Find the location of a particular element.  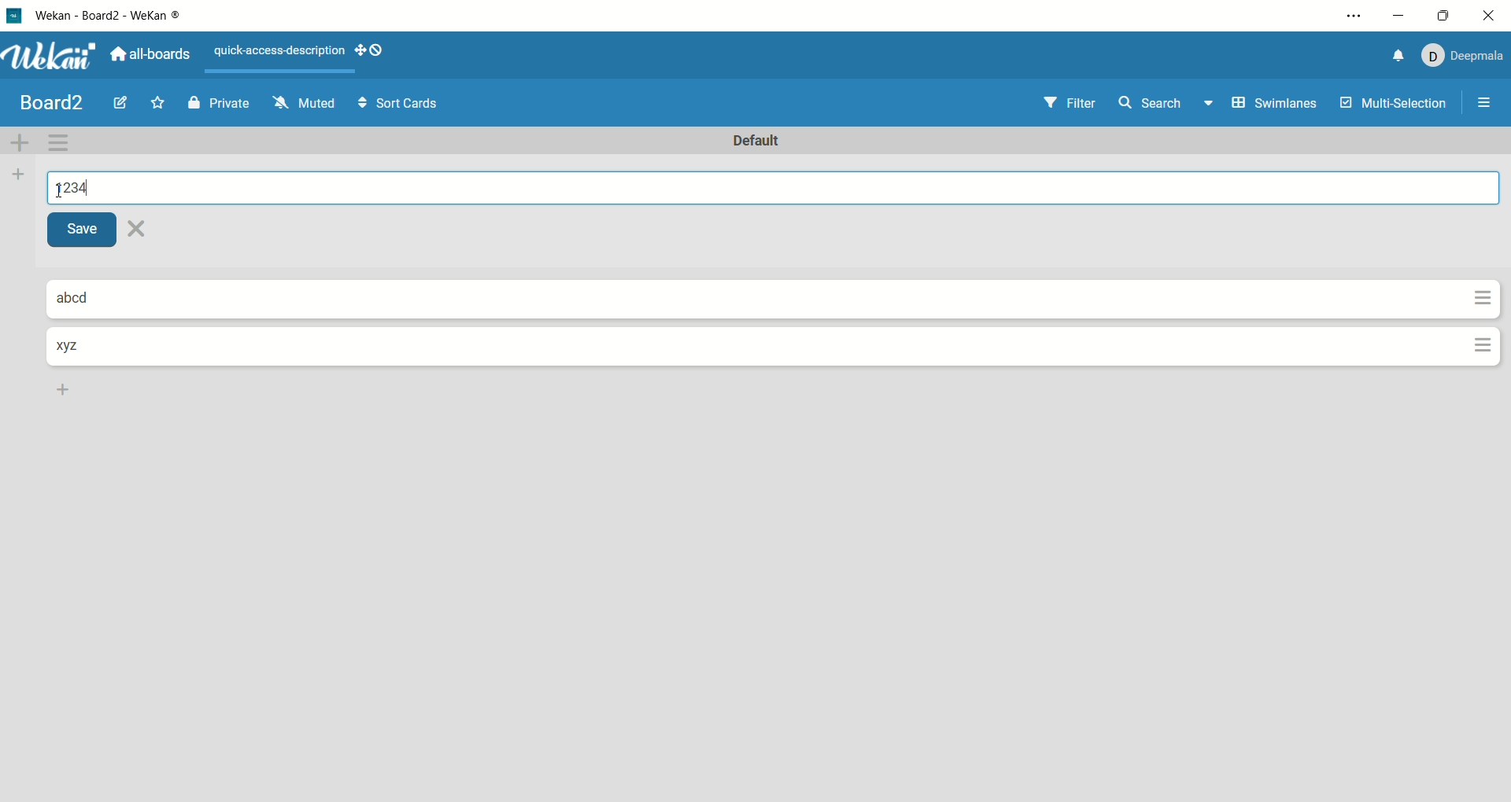

list title is located at coordinates (76, 345).